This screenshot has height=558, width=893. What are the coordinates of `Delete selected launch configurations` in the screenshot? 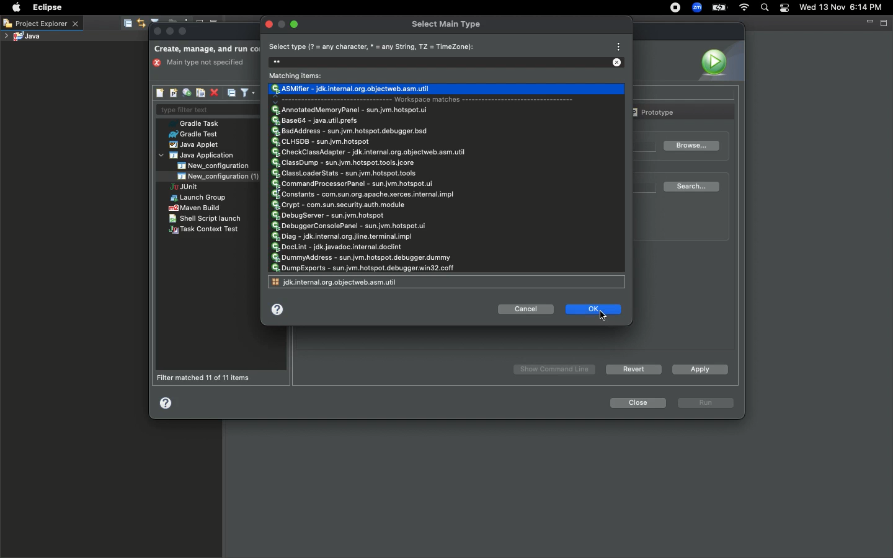 It's located at (214, 94).